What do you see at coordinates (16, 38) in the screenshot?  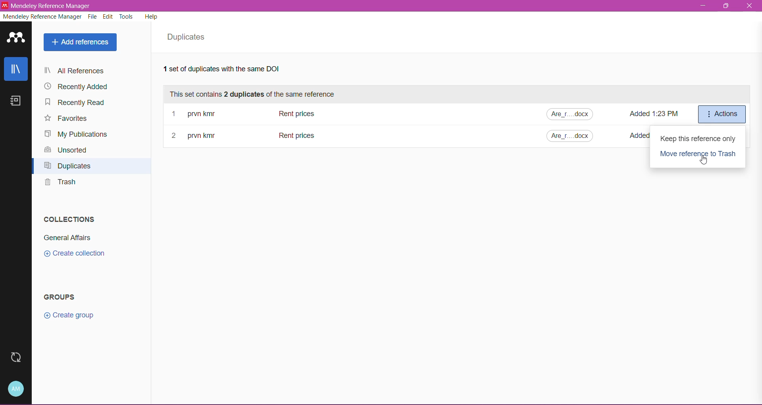 I see `Application Logo` at bounding box center [16, 38].